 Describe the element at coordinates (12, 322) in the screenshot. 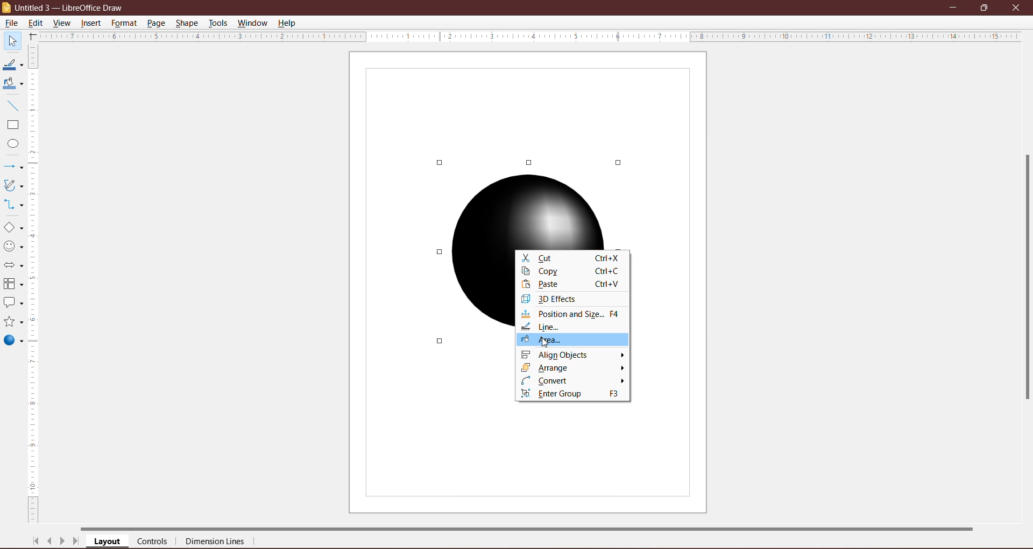

I see `Stars and Banners` at that location.